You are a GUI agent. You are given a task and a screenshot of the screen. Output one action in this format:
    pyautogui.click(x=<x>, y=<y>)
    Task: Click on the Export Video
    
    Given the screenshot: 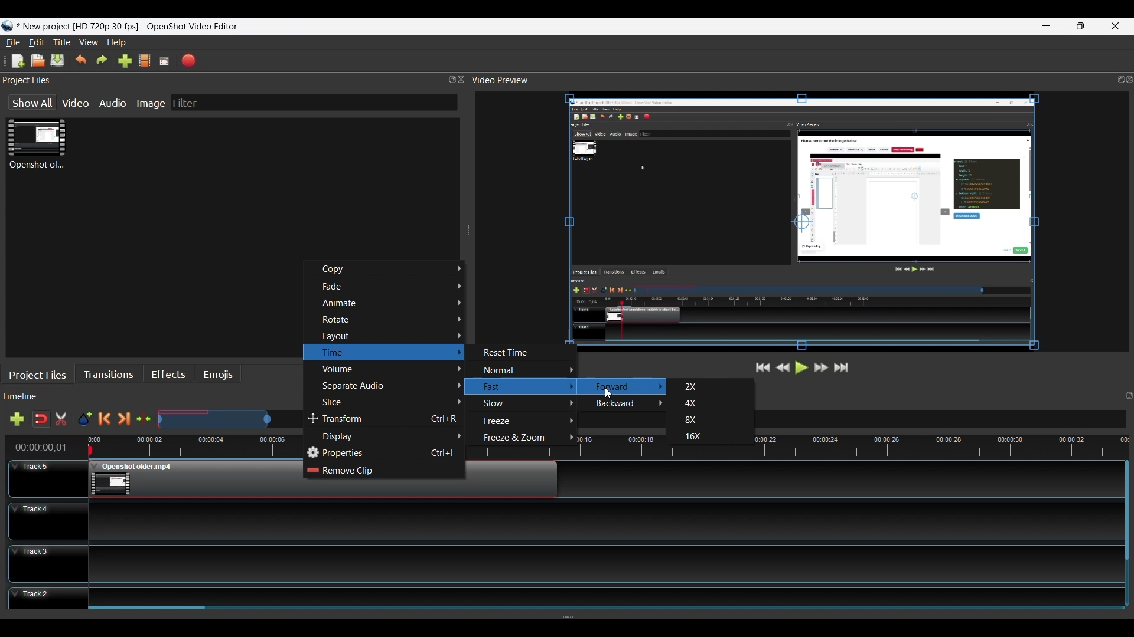 What is the action you would take?
    pyautogui.click(x=189, y=61)
    